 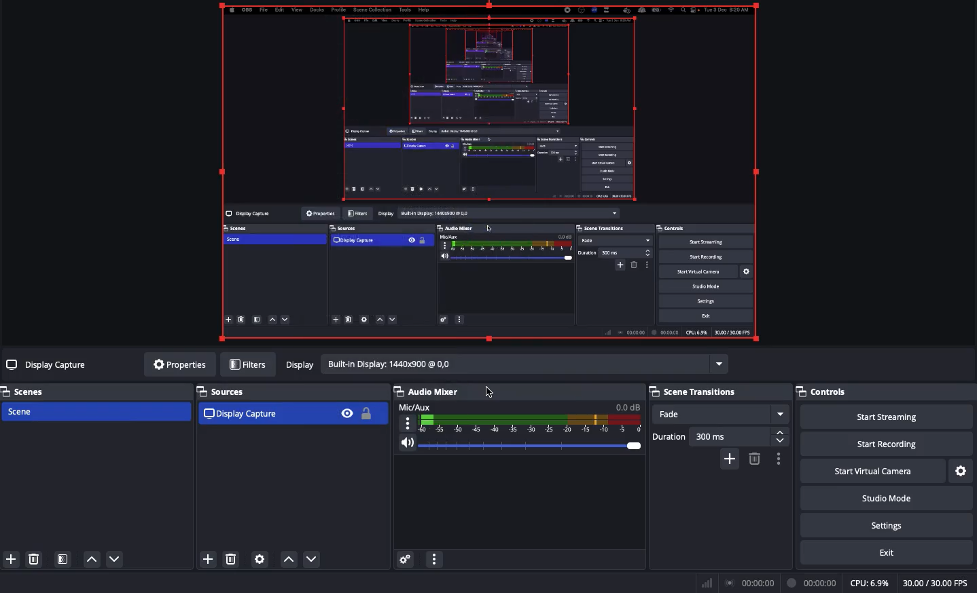 I want to click on Display capture, so click(x=238, y=415).